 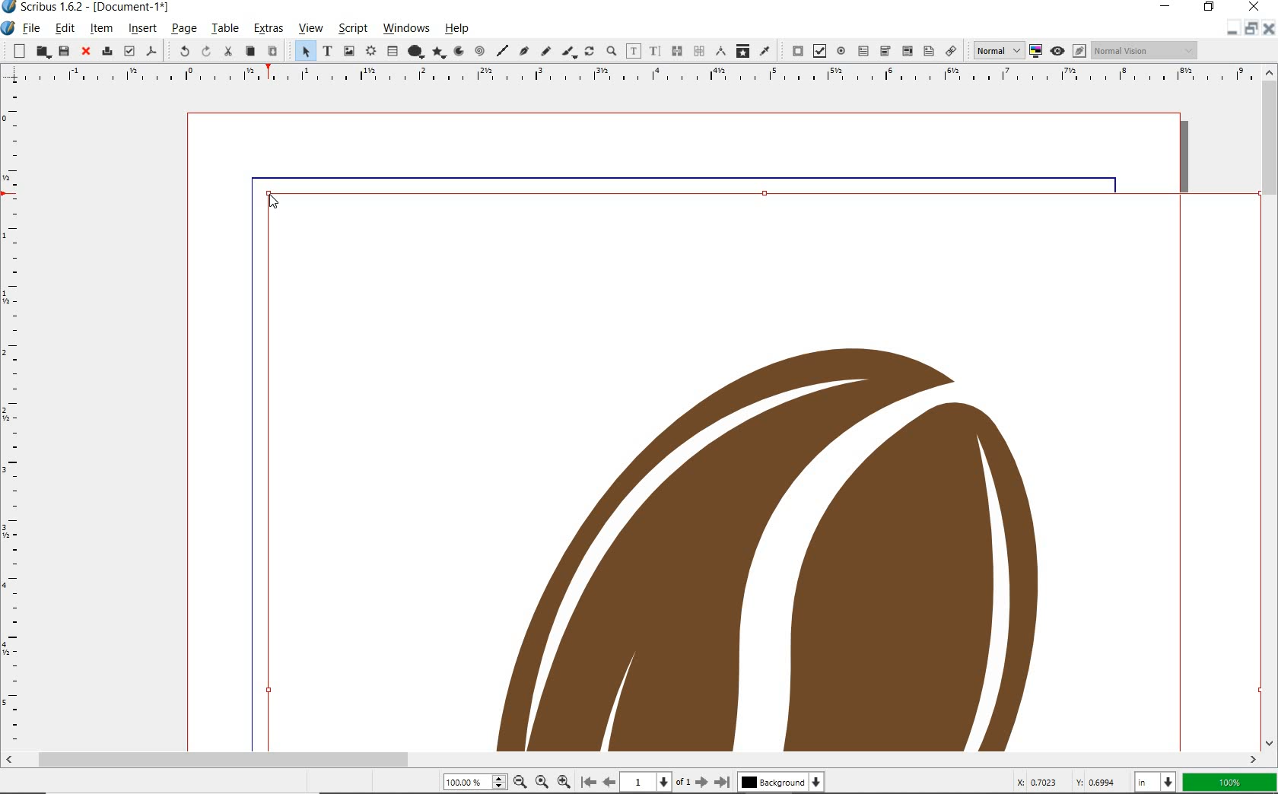 I want to click on text frame, so click(x=327, y=50).